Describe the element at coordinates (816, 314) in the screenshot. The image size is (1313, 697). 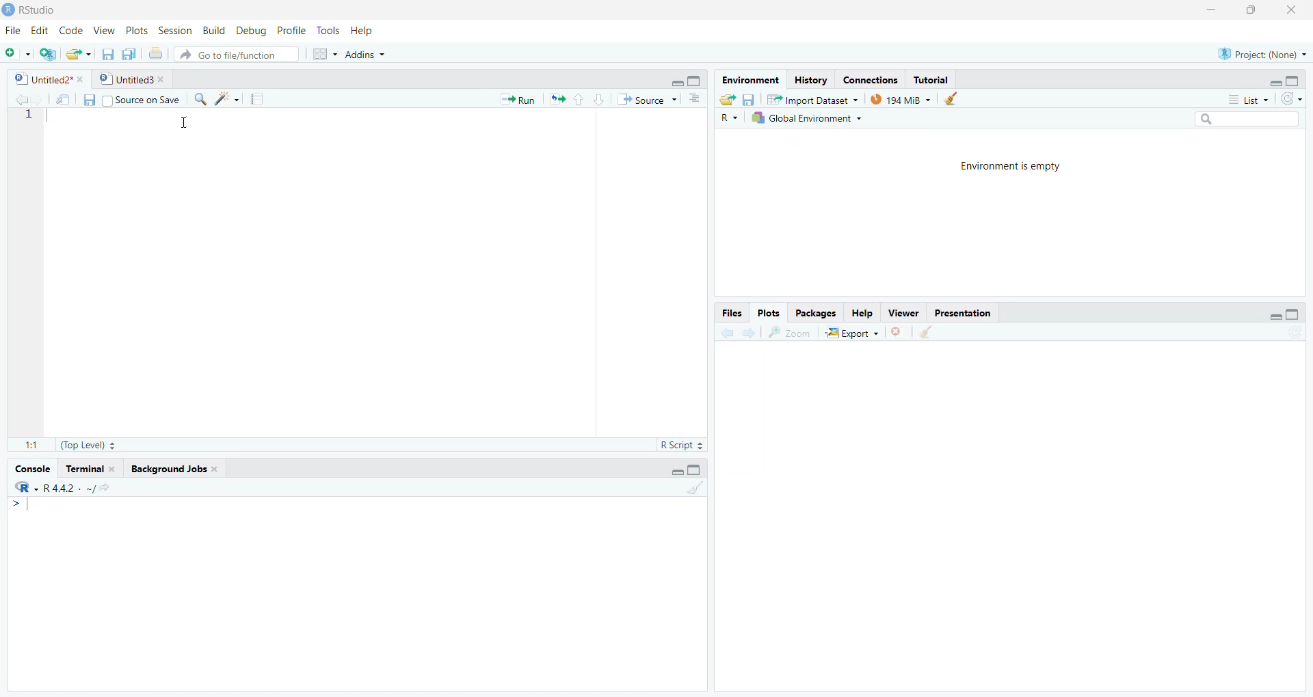
I see `Packages.` at that location.